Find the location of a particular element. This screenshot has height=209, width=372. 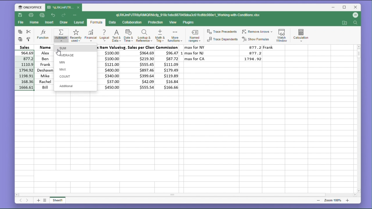

next sheet is located at coordinates (27, 201).